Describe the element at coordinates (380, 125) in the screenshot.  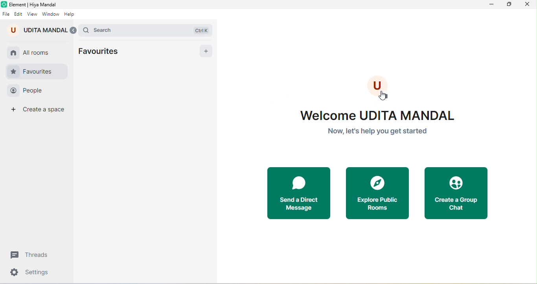
I see `welcome udita mandal` at that location.